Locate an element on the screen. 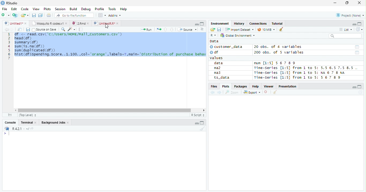  Row Number is located at coordinates (9, 46).